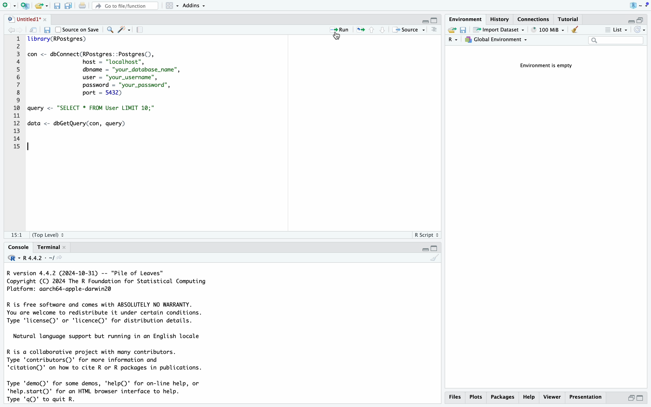 The image size is (651, 407). I want to click on maximize, so click(435, 19).